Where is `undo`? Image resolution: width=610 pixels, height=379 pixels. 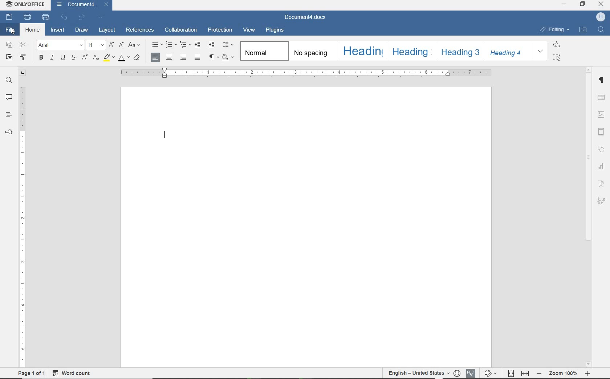 undo is located at coordinates (65, 18).